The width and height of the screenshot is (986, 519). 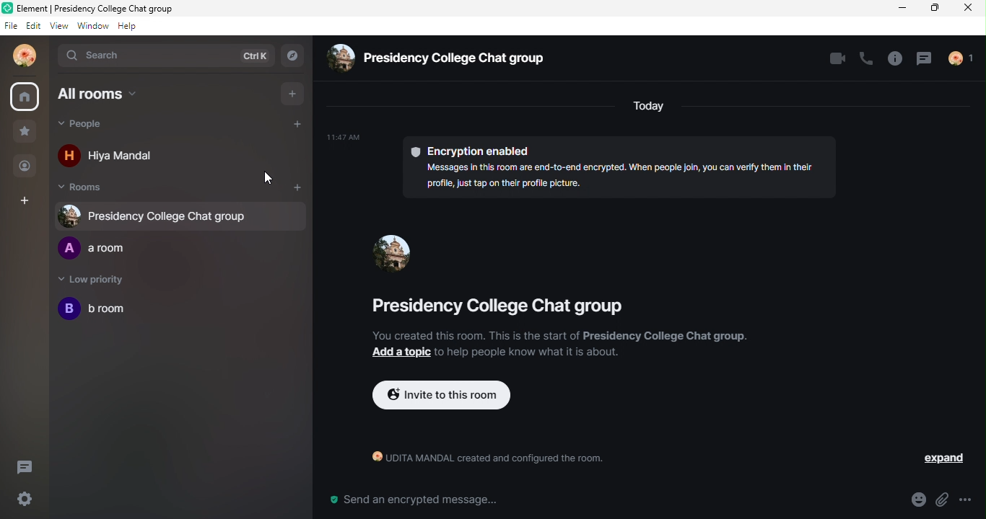 What do you see at coordinates (295, 55) in the screenshot?
I see `explore` at bounding box center [295, 55].